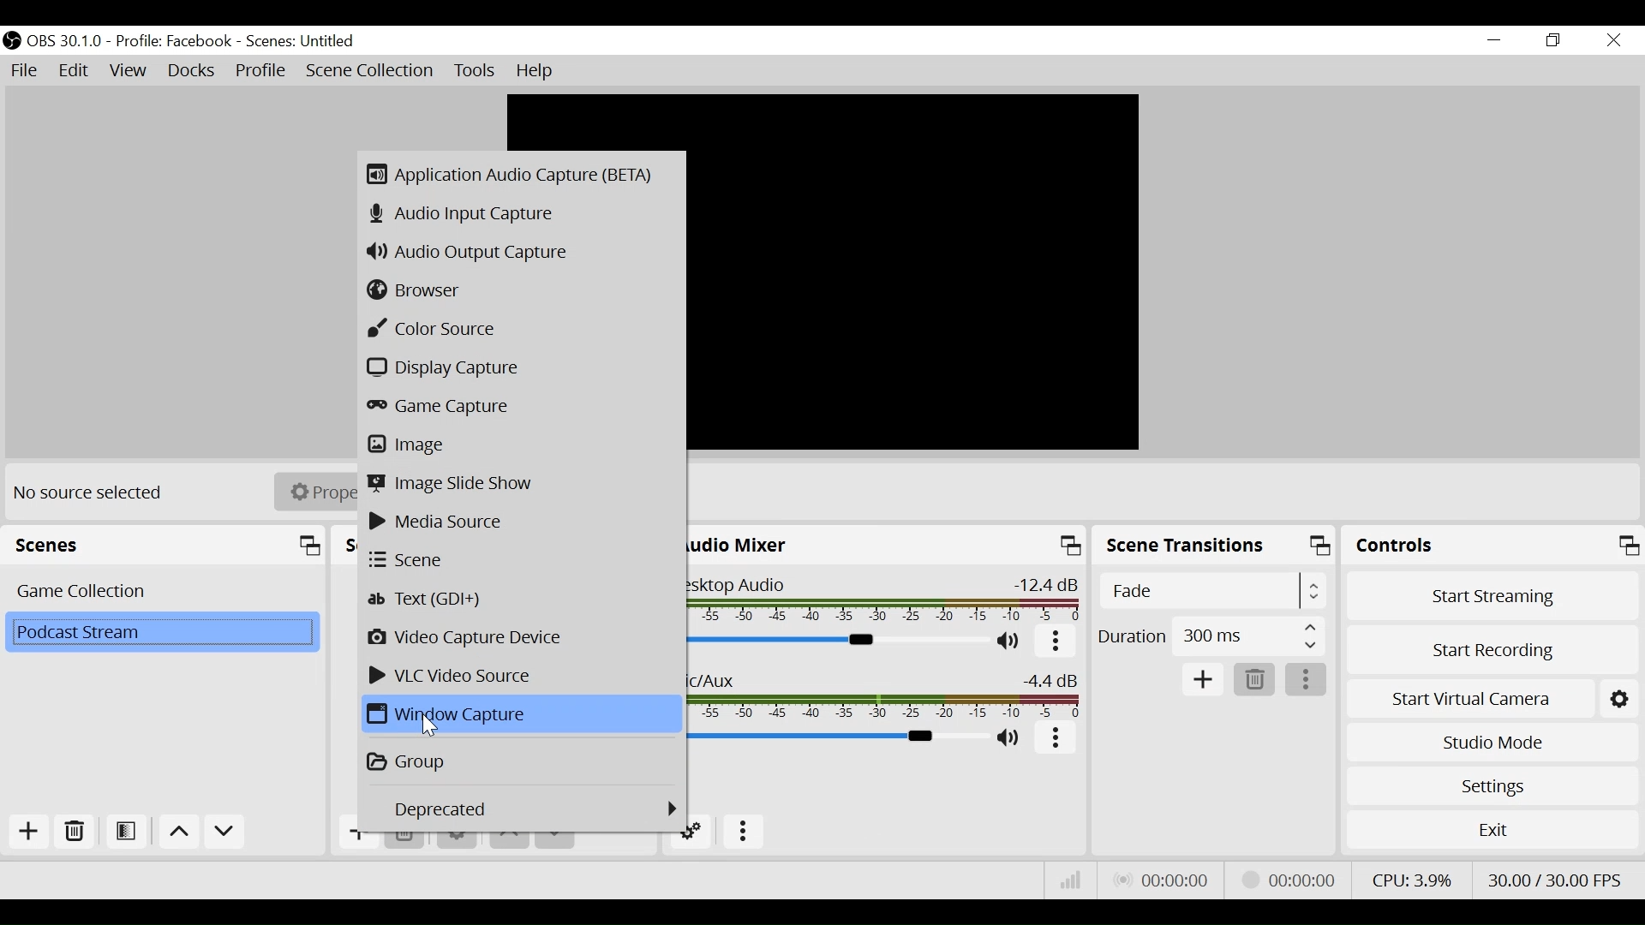  I want to click on Scene Collection, so click(369, 71).